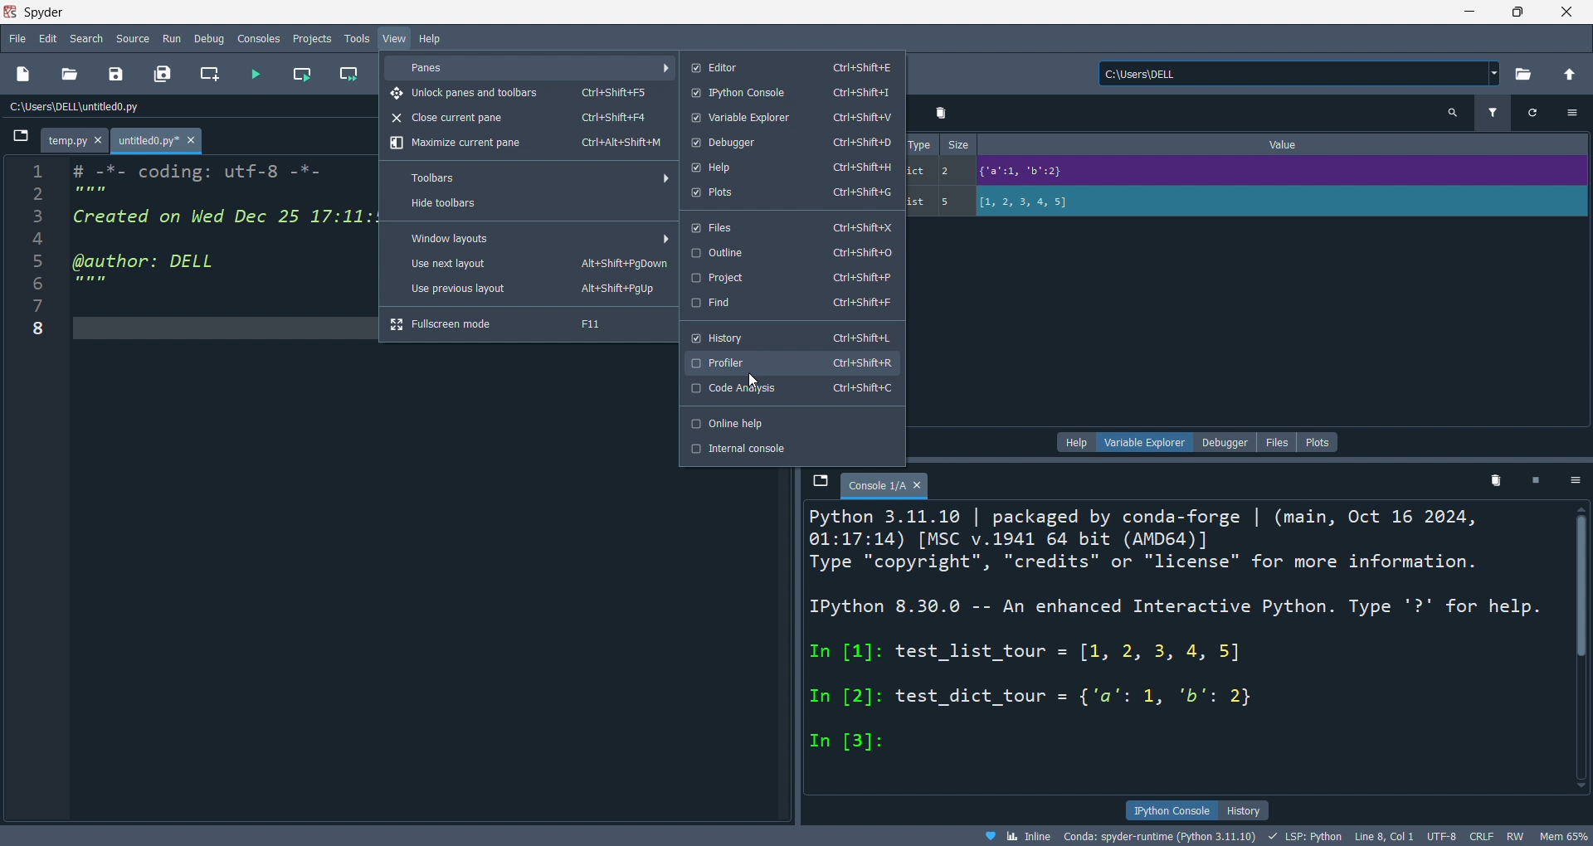 This screenshot has height=846, width=1593. I want to click on use prev layour, so click(529, 291).